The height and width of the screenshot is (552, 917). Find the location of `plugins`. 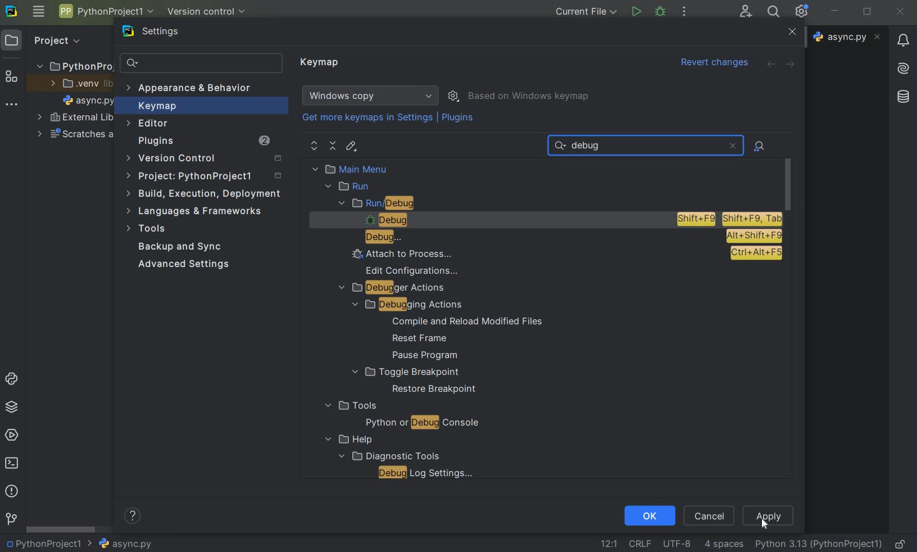

plugins is located at coordinates (459, 120).